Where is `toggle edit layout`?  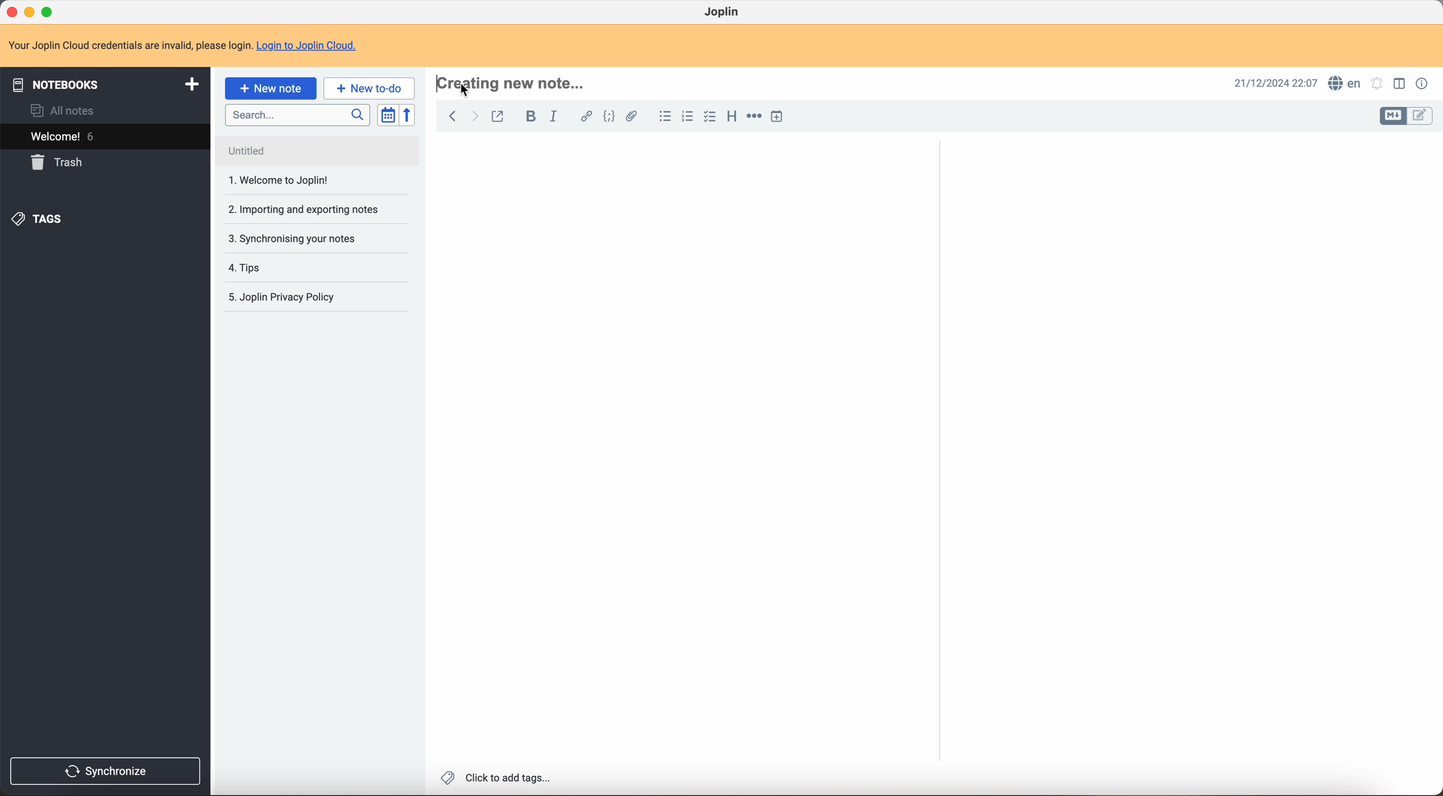 toggle edit layout is located at coordinates (1394, 117).